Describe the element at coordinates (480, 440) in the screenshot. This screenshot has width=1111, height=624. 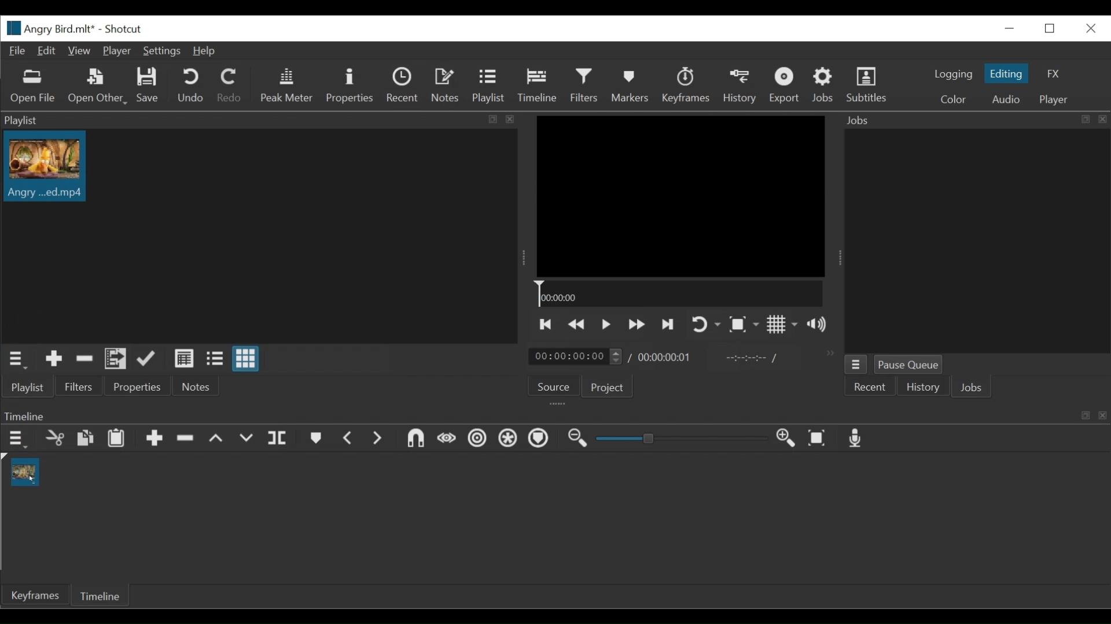
I see `Rippl` at that location.